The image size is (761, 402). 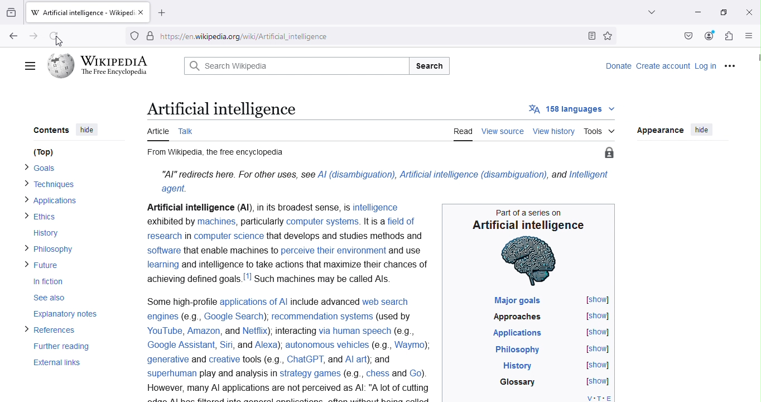 What do you see at coordinates (502, 132) in the screenshot?
I see `View source` at bounding box center [502, 132].